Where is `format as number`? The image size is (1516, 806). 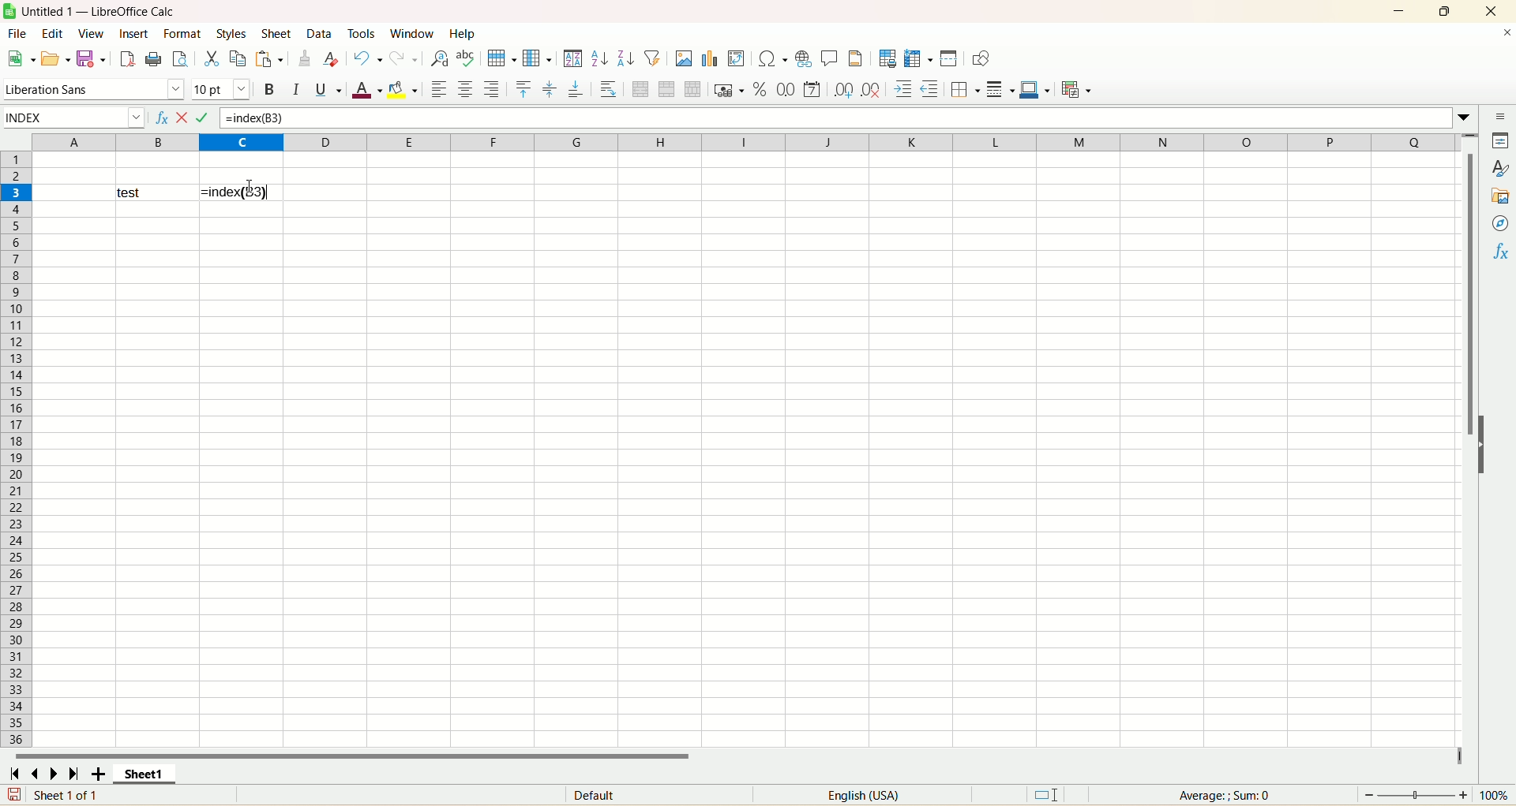
format as number is located at coordinates (786, 89).